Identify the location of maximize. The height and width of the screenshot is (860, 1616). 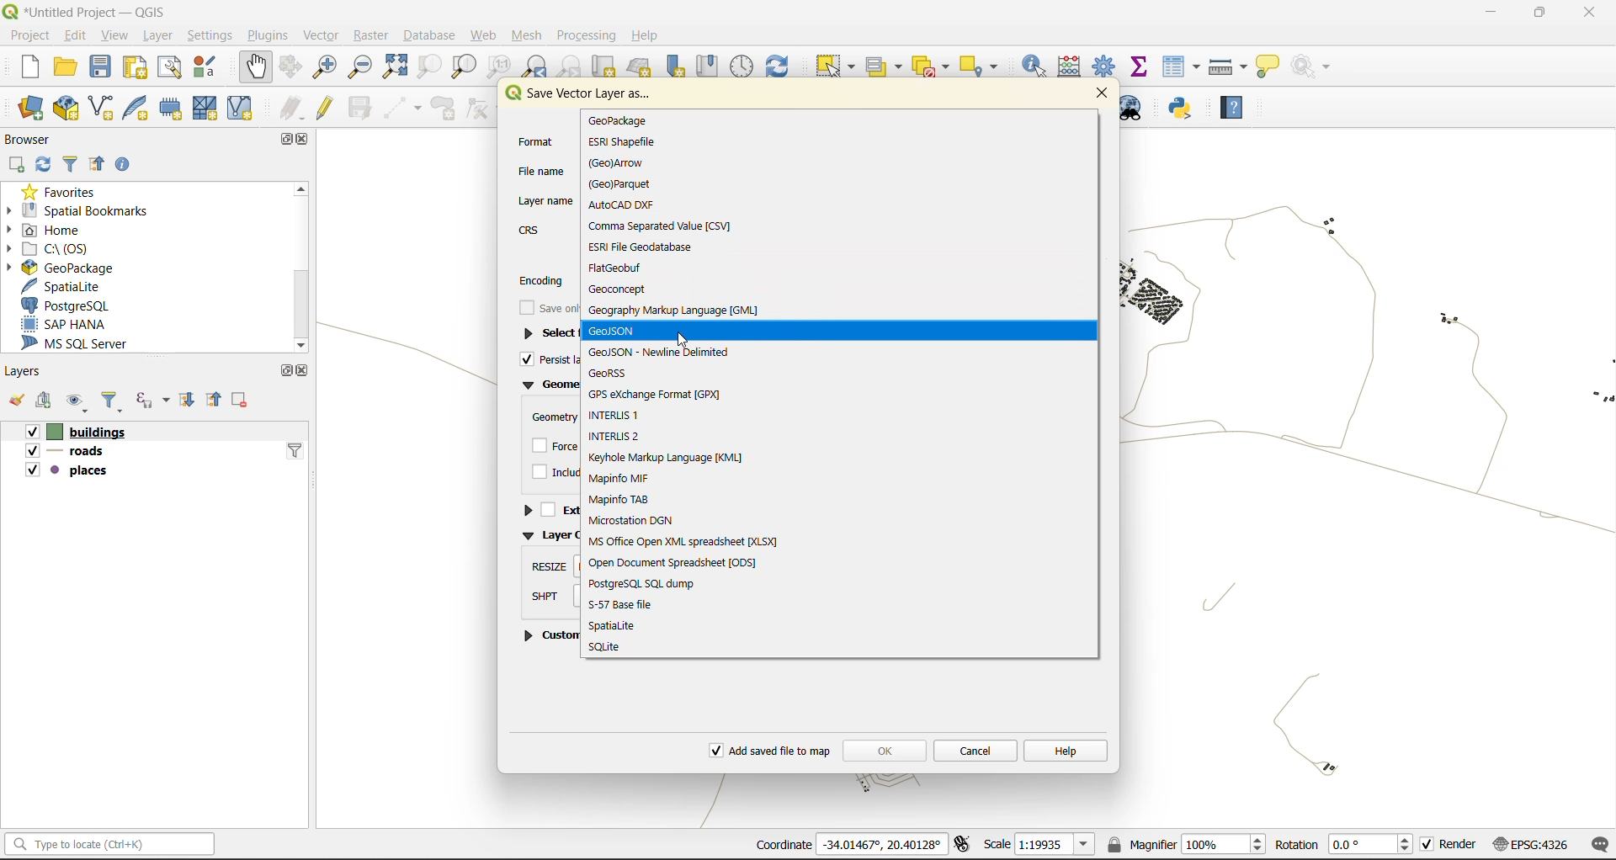
(1537, 15).